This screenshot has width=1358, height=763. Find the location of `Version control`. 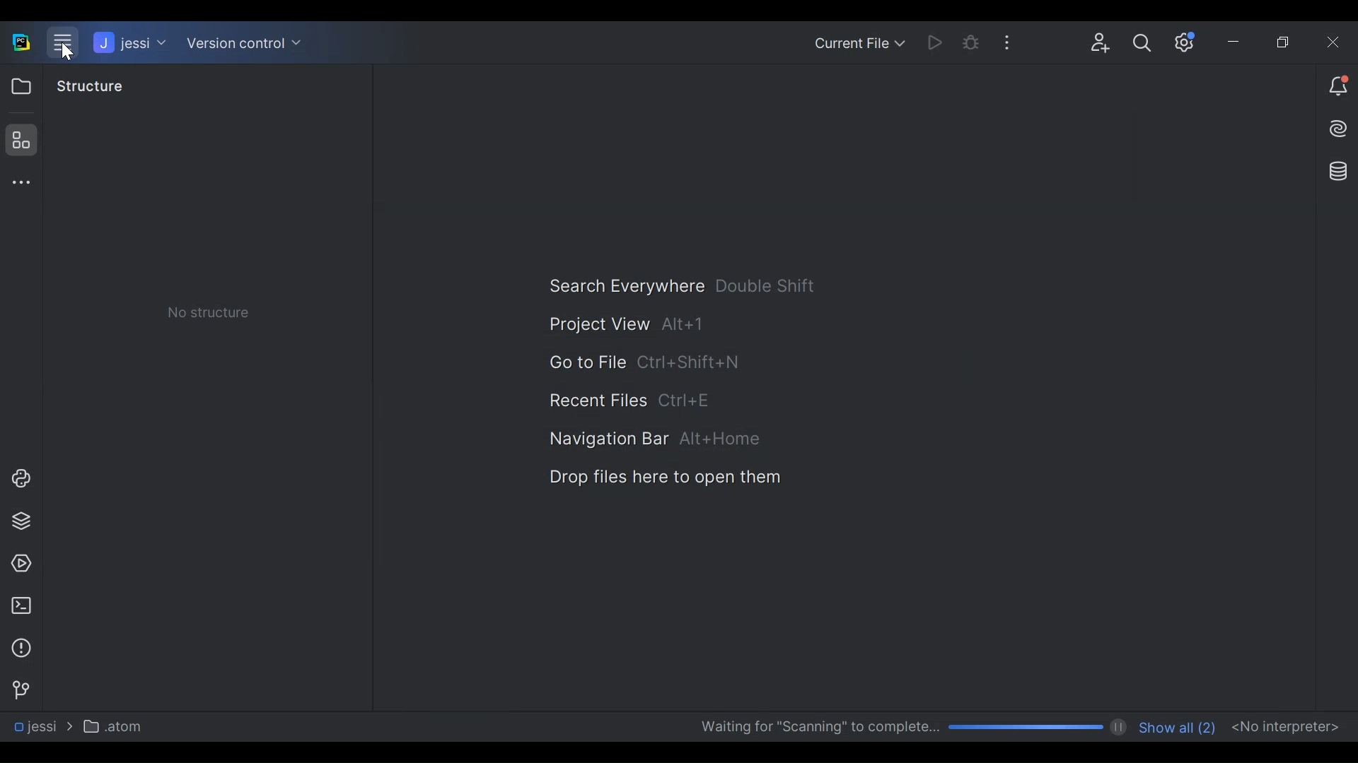

Version control is located at coordinates (220, 42).